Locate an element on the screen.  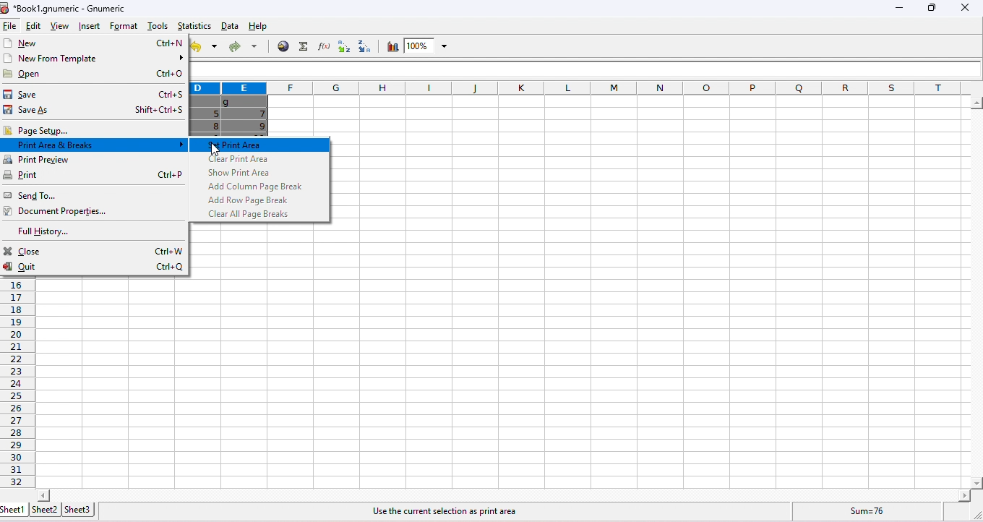
save is located at coordinates (96, 94).